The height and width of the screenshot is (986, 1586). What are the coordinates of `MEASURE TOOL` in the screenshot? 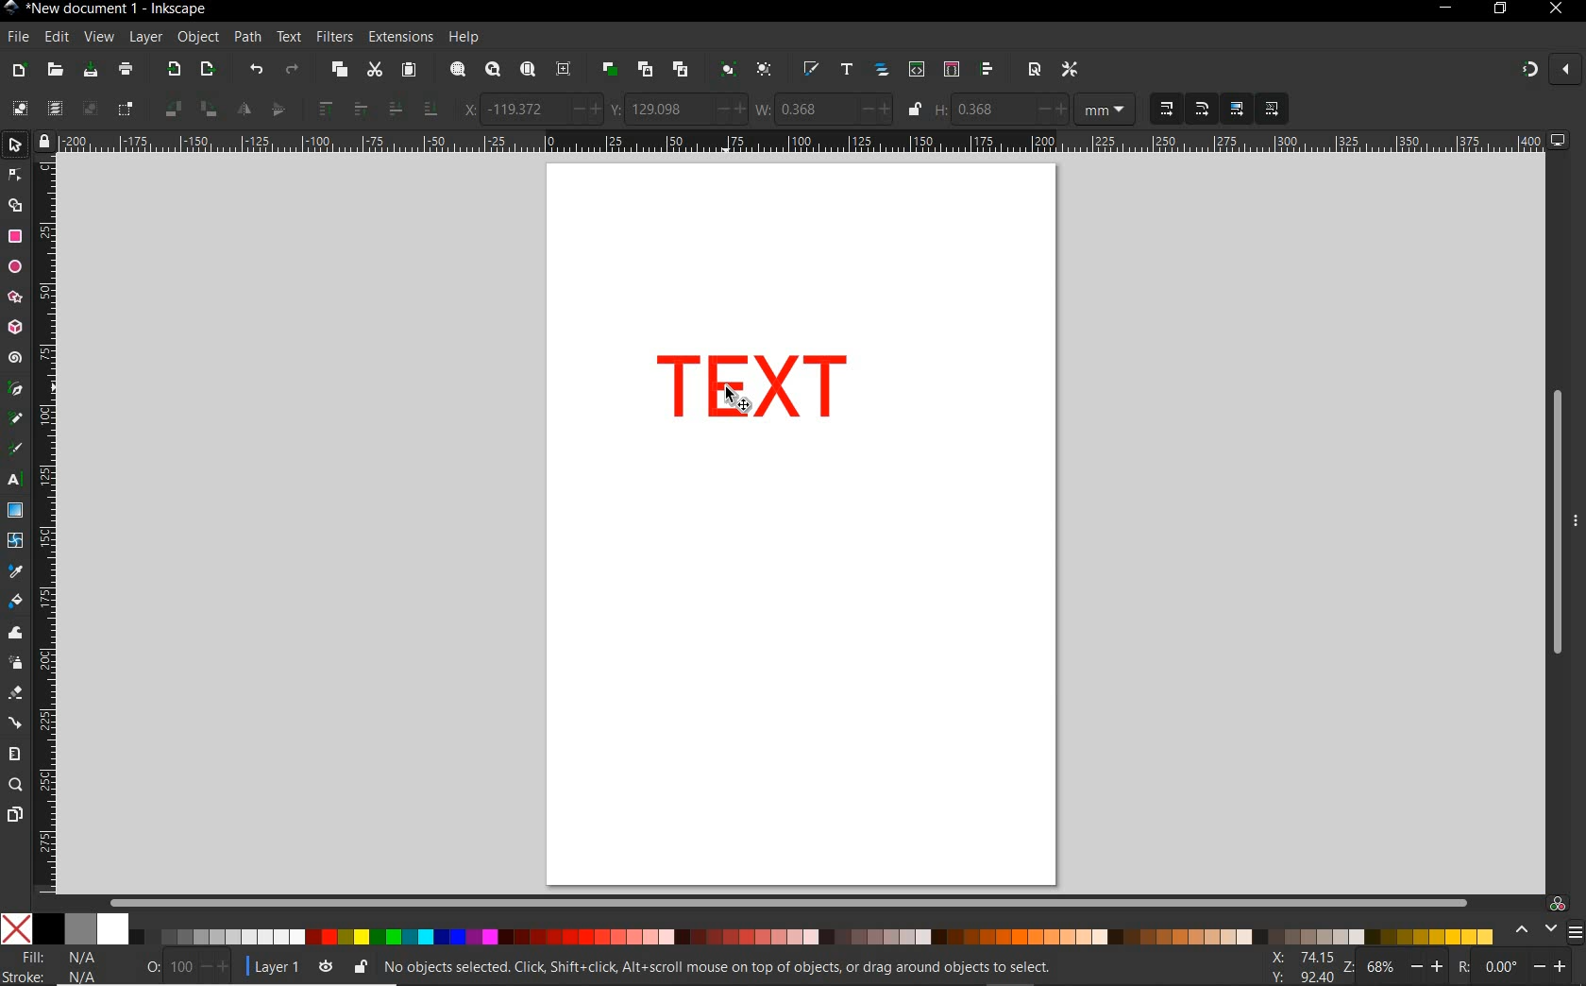 It's located at (13, 754).